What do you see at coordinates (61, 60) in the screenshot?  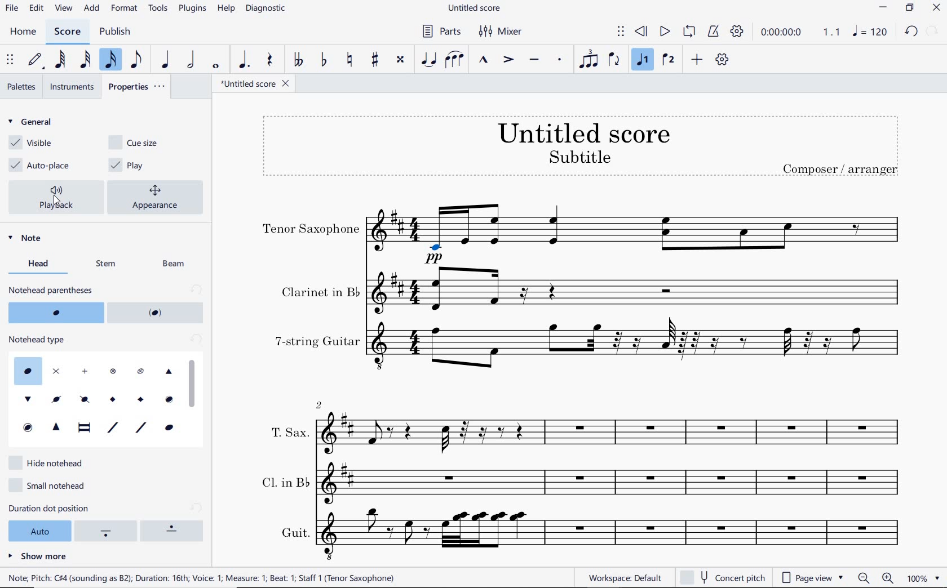 I see `64TH NOTE` at bounding box center [61, 60].